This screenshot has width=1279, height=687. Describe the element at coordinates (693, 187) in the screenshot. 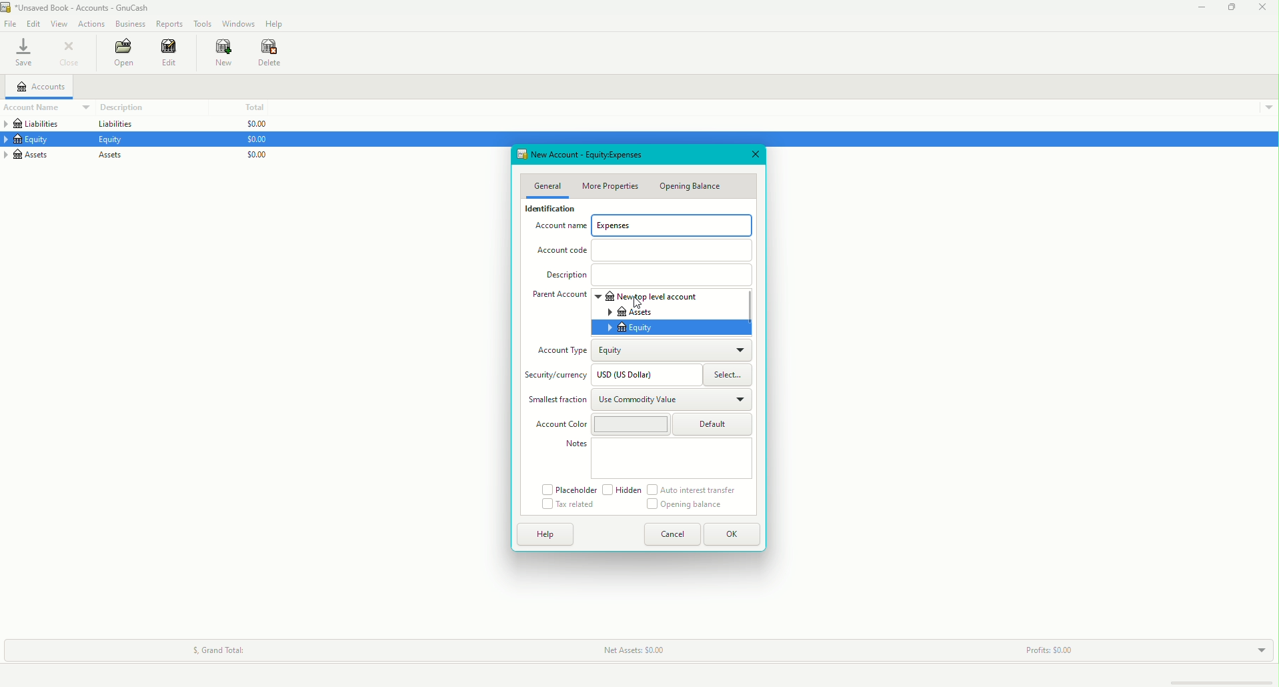

I see `Opening Balance` at that location.